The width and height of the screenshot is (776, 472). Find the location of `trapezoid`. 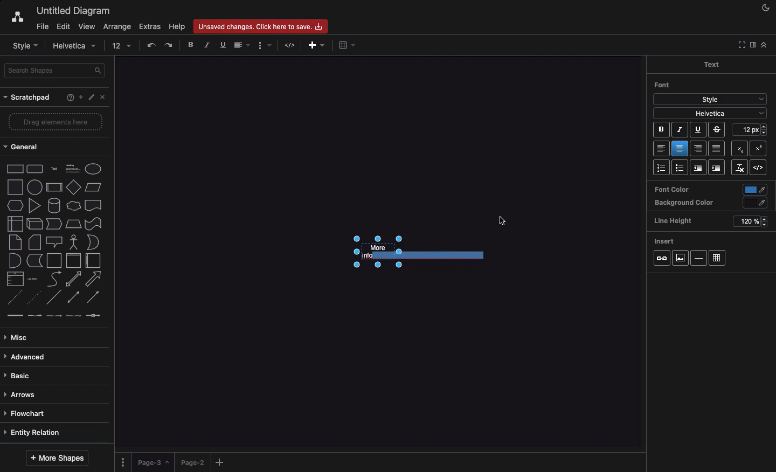

trapezoid is located at coordinates (73, 224).